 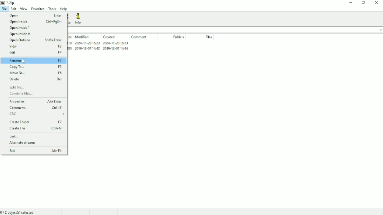 What do you see at coordinates (79, 19) in the screenshot?
I see `Info` at bounding box center [79, 19].